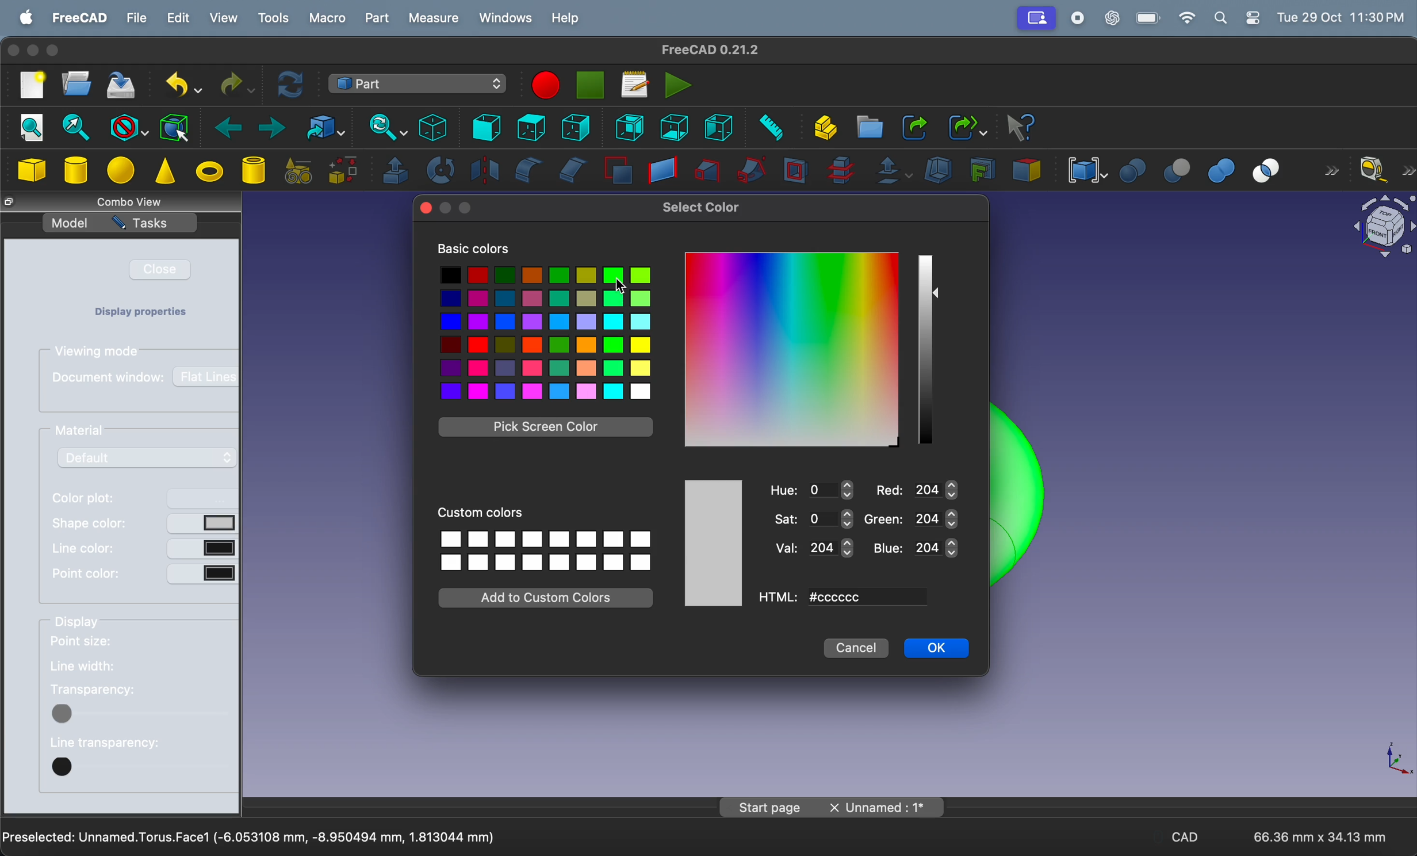  Describe the element at coordinates (526, 170) in the screenshot. I see `fillet` at that location.